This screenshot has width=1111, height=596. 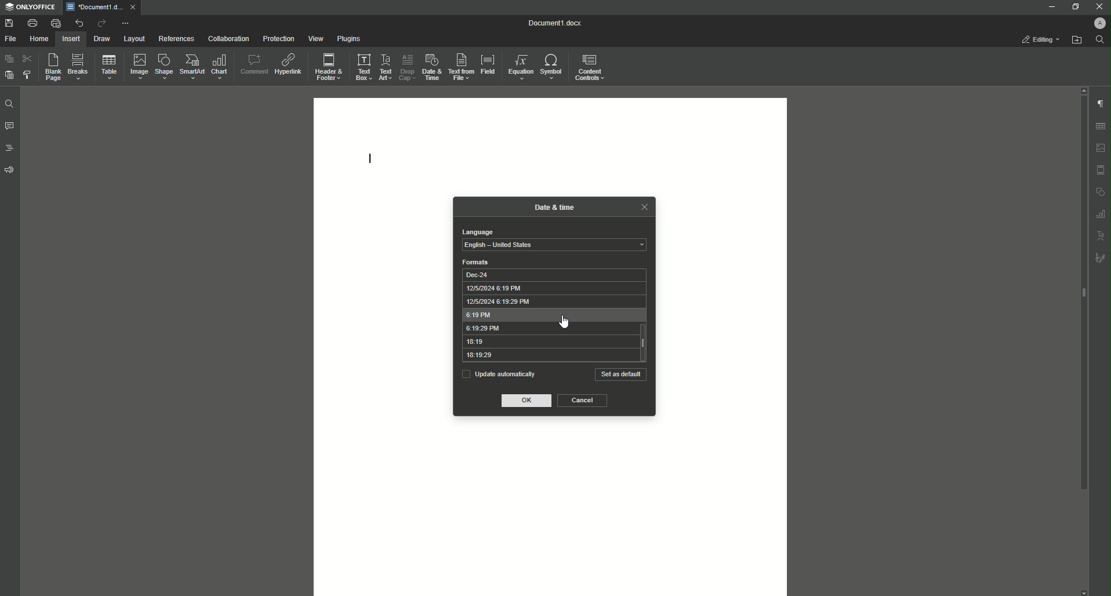 I want to click on Print, so click(x=32, y=23).